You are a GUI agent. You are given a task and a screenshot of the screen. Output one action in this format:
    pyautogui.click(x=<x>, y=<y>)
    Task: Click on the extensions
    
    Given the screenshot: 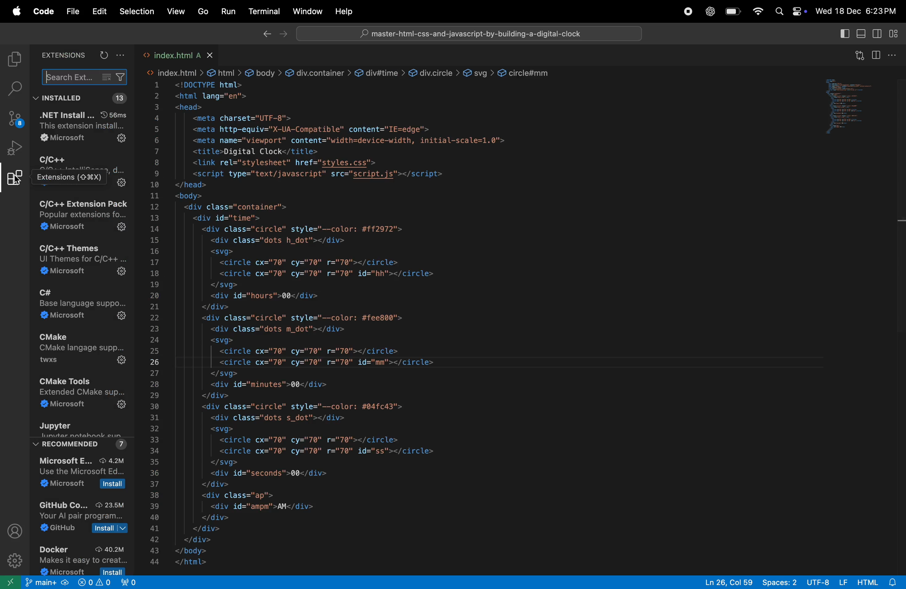 What is the action you would take?
    pyautogui.click(x=14, y=181)
    